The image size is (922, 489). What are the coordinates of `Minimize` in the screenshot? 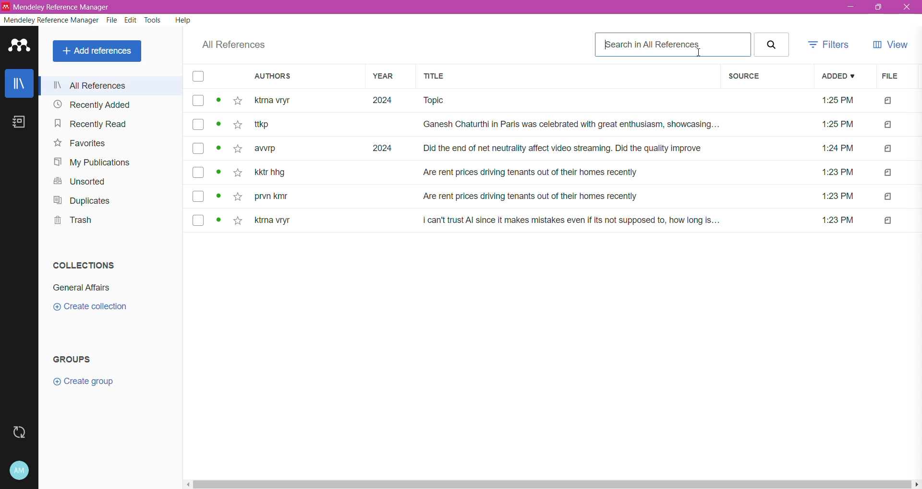 It's located at (850, 7).